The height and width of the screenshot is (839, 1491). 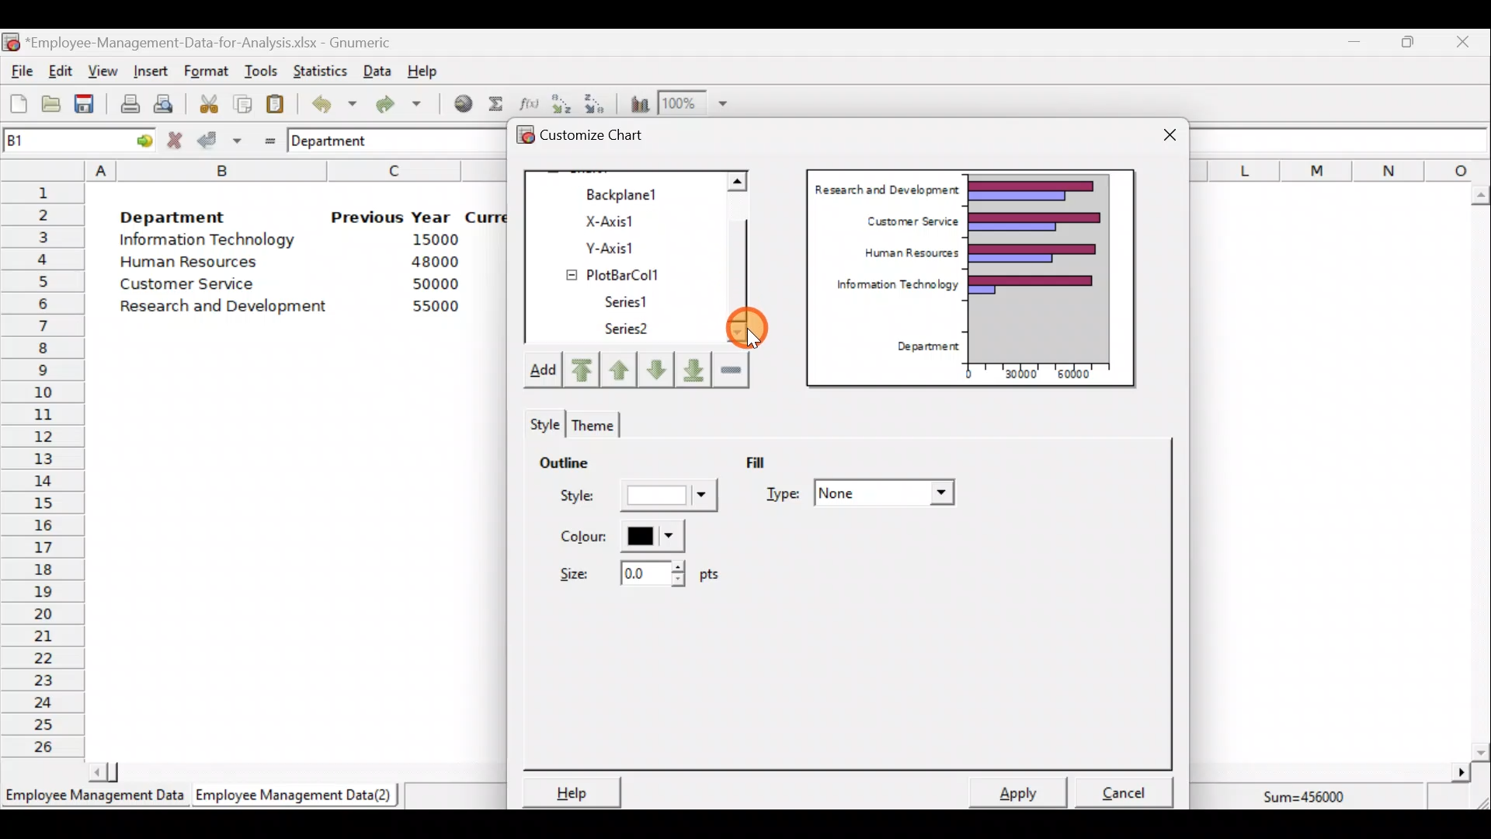 I want to click on Customer Service, so click(x=909, y=219).